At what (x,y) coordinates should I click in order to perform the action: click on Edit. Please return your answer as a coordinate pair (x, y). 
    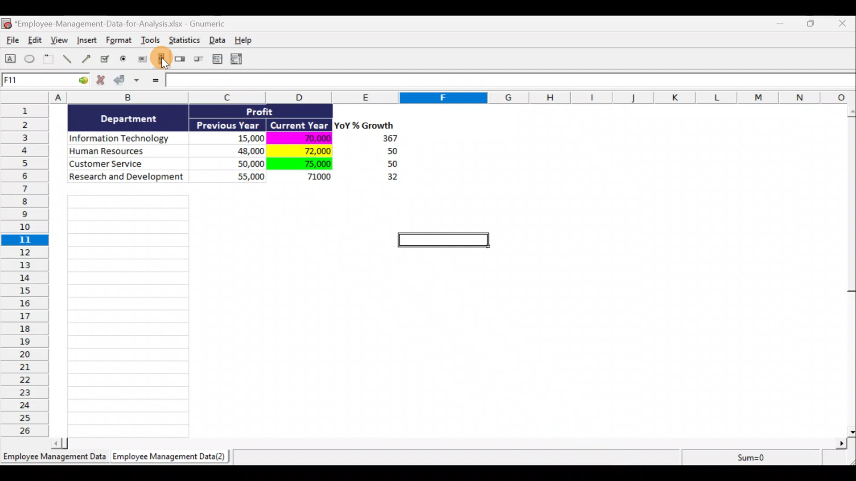
    Looking at the image, I should click on (36, 41).